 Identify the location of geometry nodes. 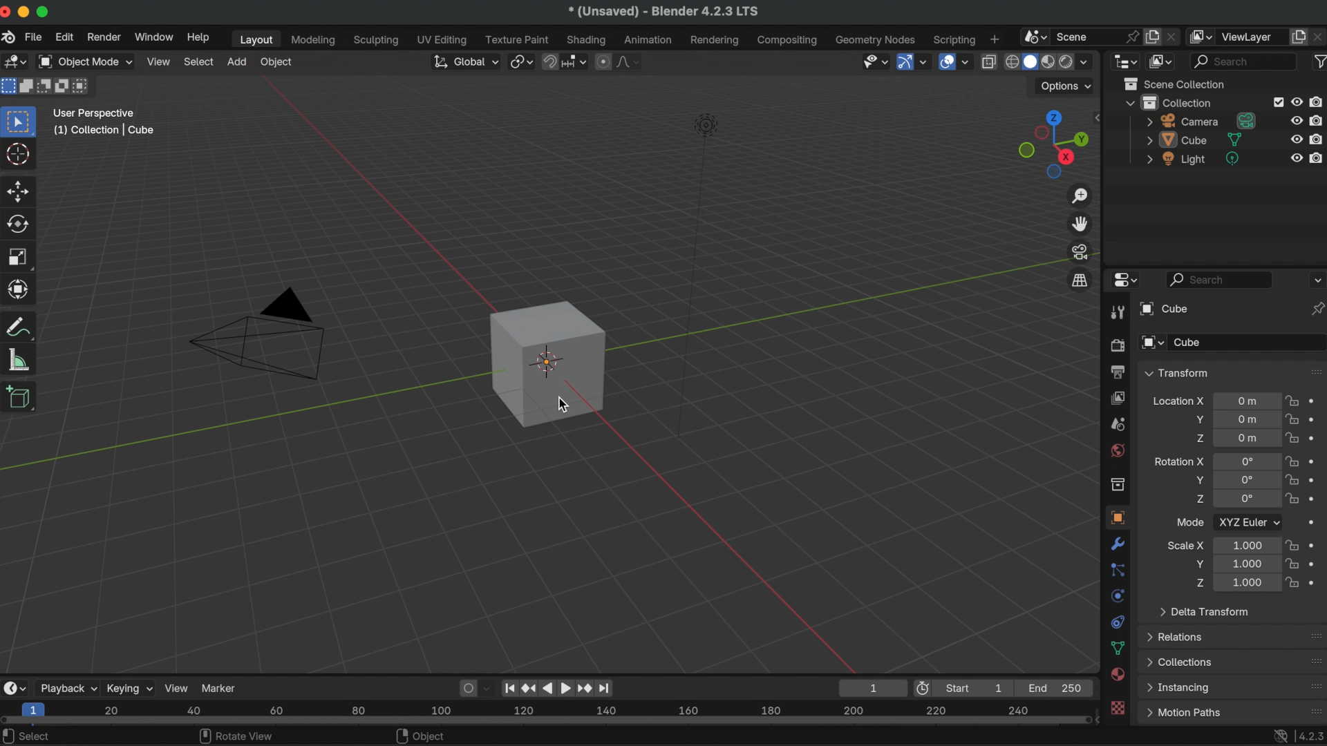
(876, 39).